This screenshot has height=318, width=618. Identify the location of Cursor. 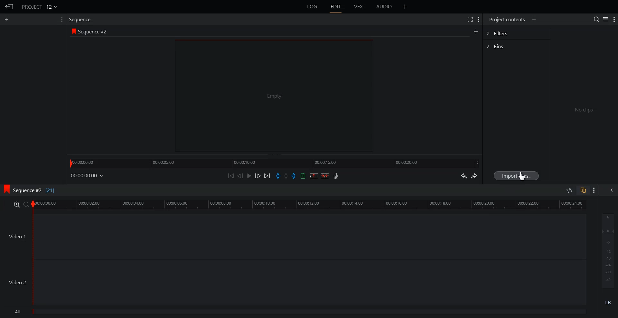
(523, 176).